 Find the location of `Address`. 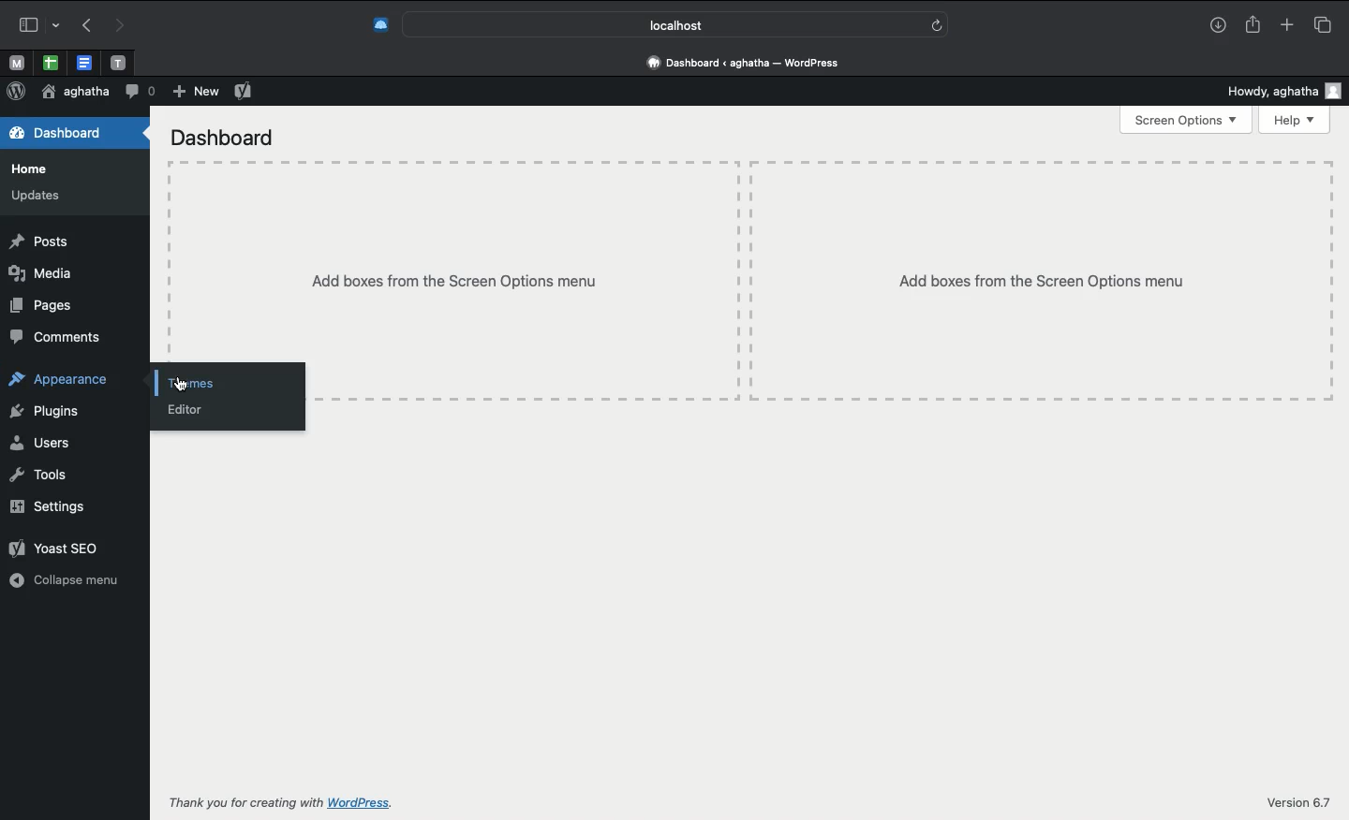

Address is located at coordinates (750, 62).